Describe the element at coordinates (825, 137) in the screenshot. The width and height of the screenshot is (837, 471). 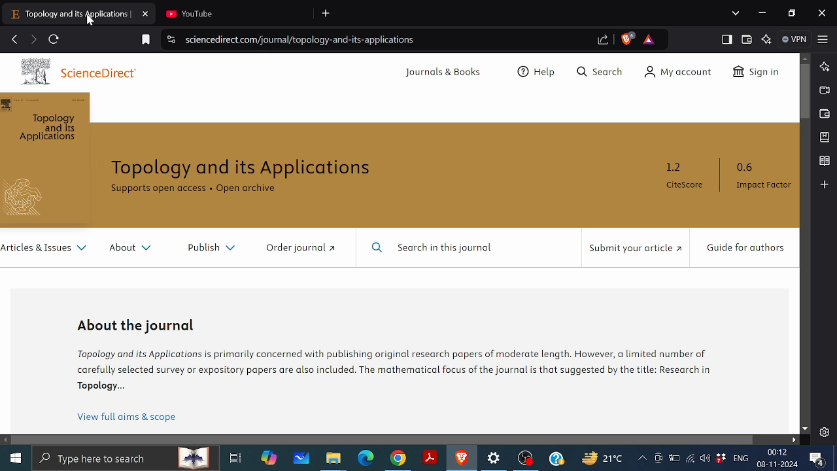
I see `Bookmarks` at that location.